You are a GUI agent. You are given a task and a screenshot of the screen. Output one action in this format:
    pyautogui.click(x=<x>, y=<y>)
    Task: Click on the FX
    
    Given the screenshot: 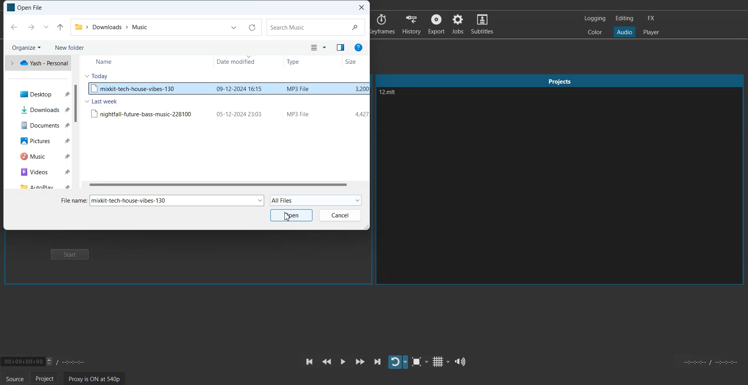 What is the action you would take?
    pyautogui.click(x=652, y=18)
    